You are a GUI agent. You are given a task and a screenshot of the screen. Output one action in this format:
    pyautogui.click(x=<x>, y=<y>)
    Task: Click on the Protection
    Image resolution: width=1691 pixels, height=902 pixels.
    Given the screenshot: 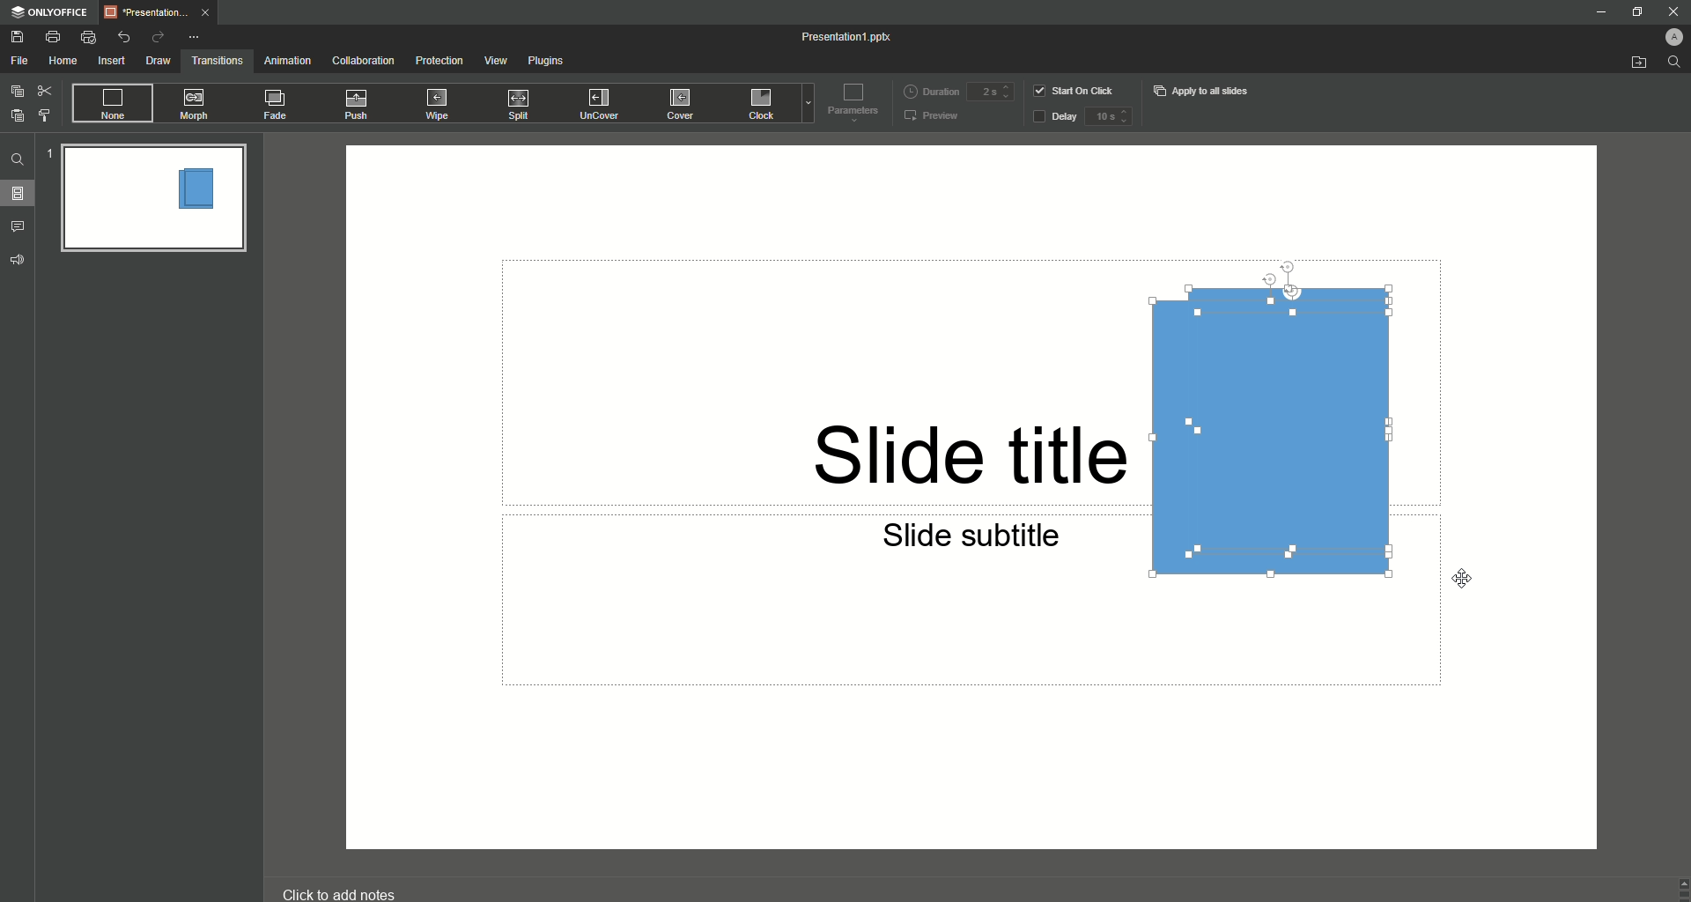 What is the action you would take?
    pyautogui.click(x=440, y=61)
    